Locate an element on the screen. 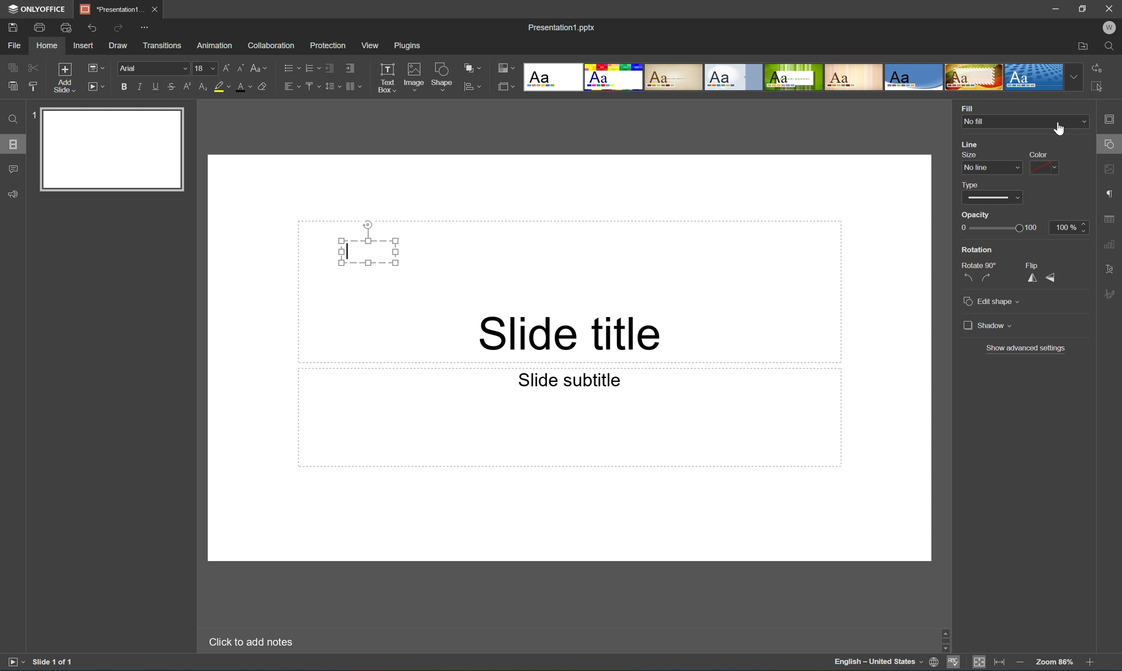 The width and height of the screenshot is (1122, 671). Change case is located at coordinates (259, 66).